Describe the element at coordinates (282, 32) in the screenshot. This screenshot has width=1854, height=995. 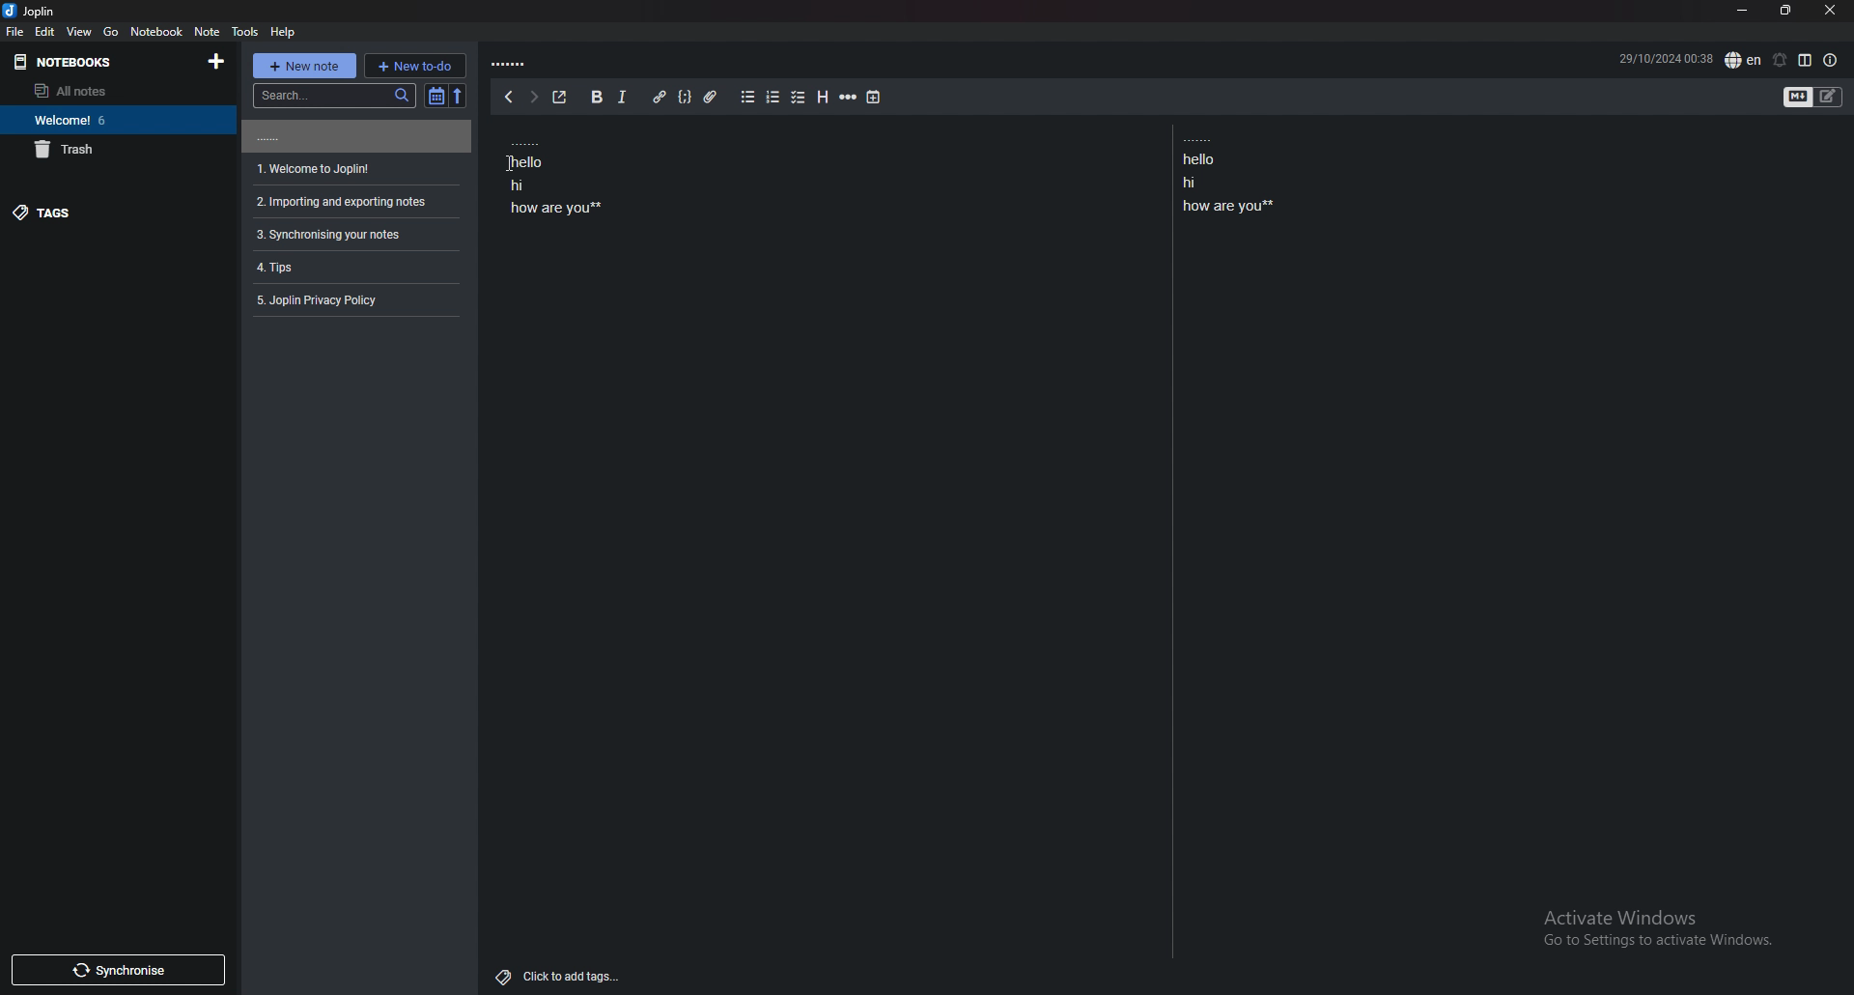
I see `help` at that location.